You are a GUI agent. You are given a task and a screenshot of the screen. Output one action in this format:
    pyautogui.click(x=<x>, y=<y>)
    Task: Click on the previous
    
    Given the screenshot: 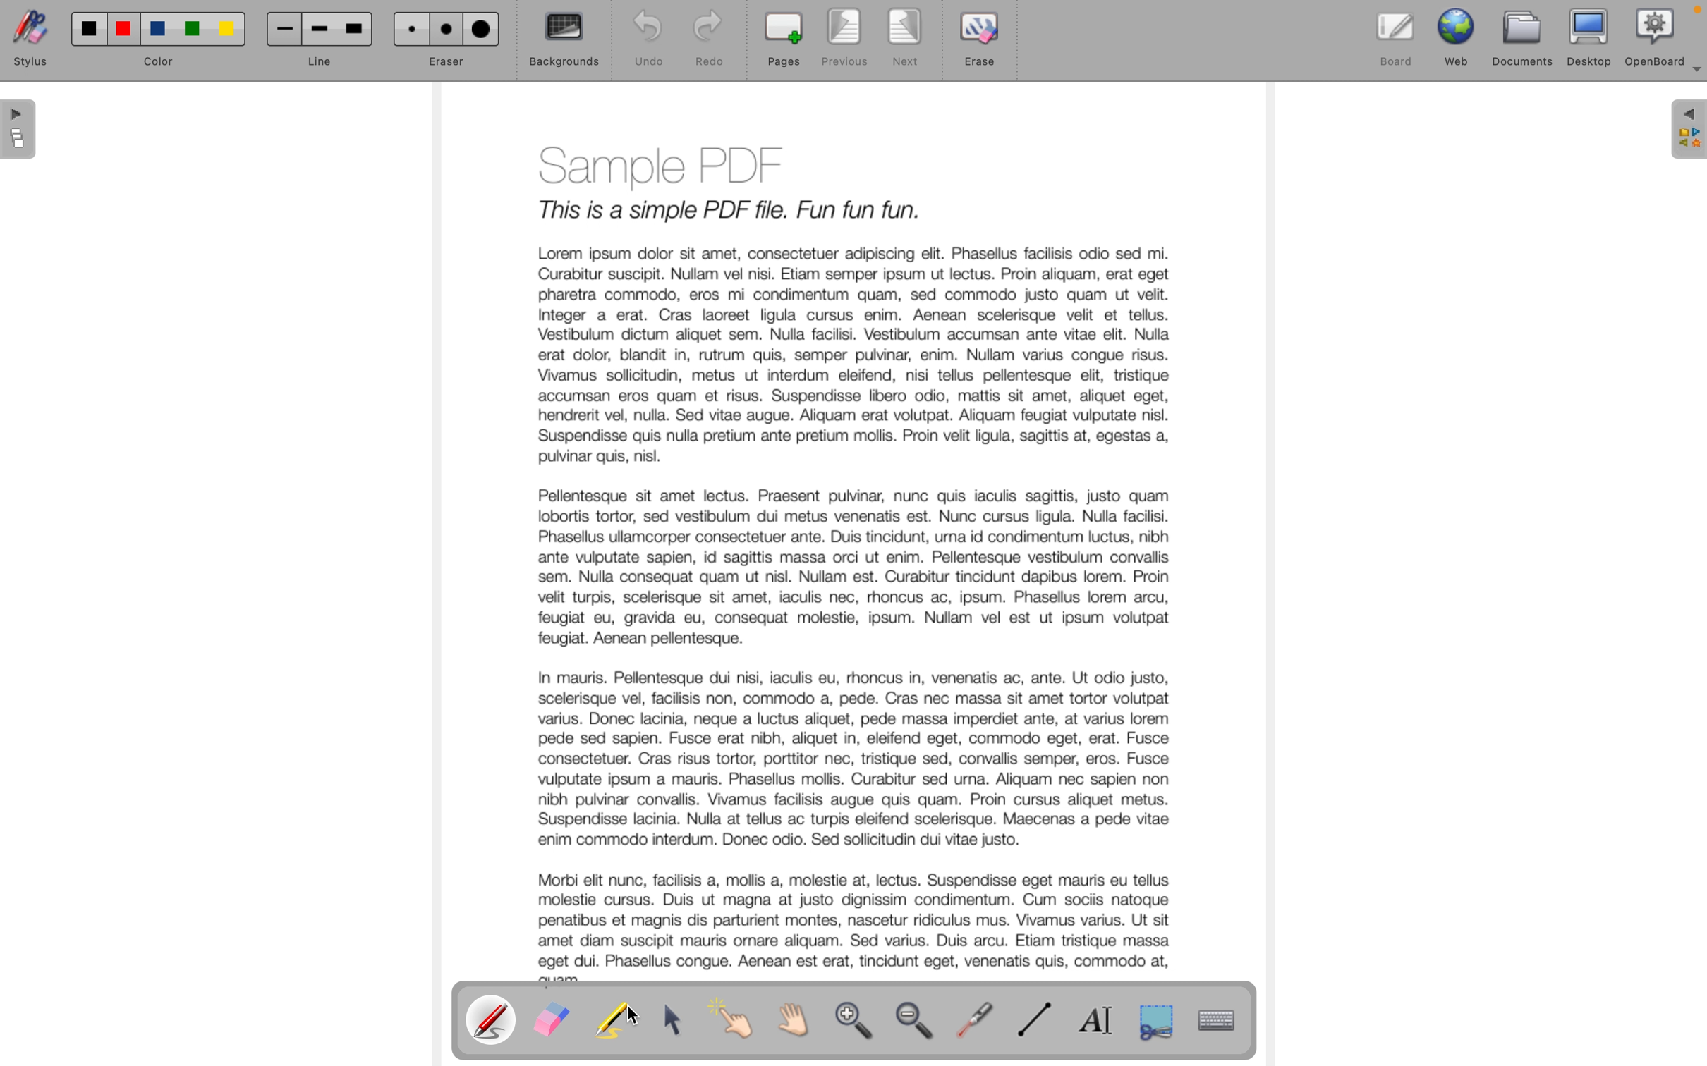 What is the action you would take?
    pyautogui.click(x=848, y=39)
    